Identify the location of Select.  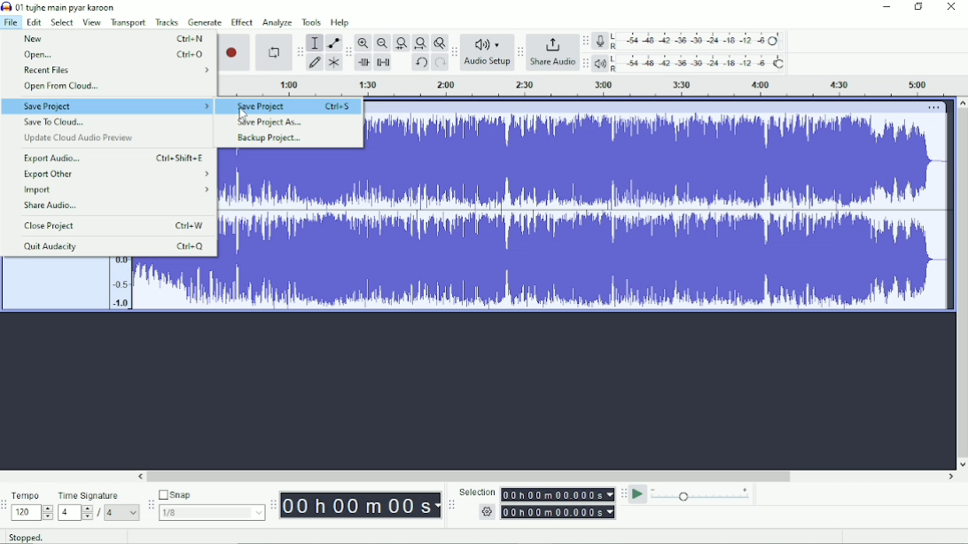
(61, 22).